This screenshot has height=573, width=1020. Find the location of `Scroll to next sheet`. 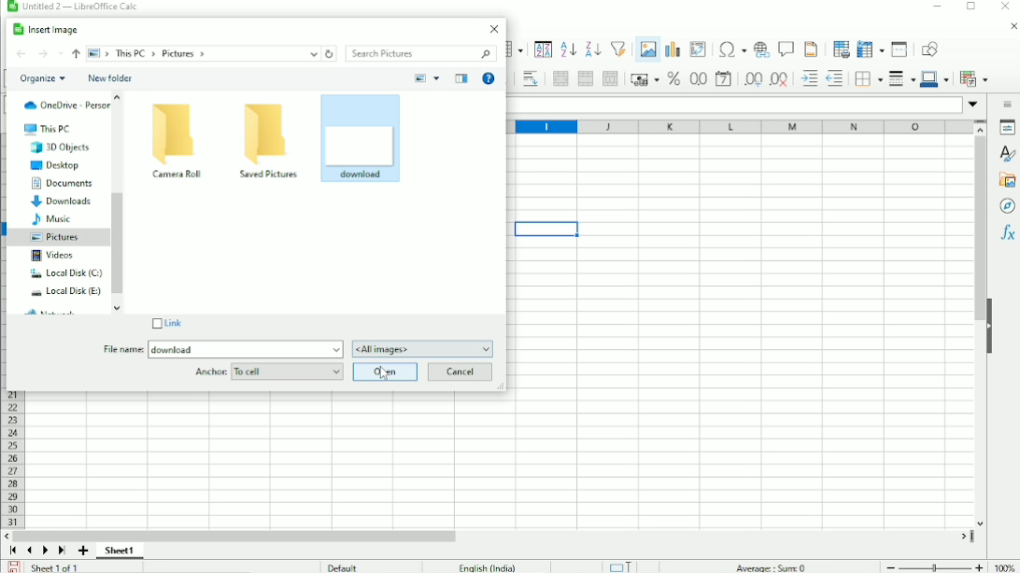

Scroll to next sheet is located at coordinates (46, 551).